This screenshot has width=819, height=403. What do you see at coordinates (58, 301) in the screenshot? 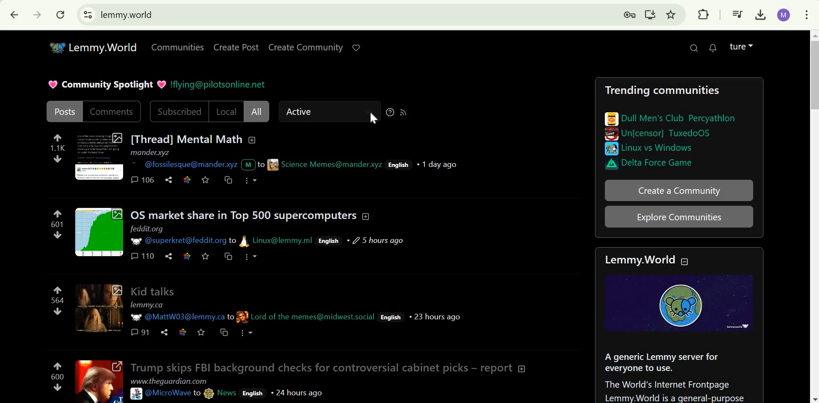
I see `564 points` at bounding box center [58, 301].